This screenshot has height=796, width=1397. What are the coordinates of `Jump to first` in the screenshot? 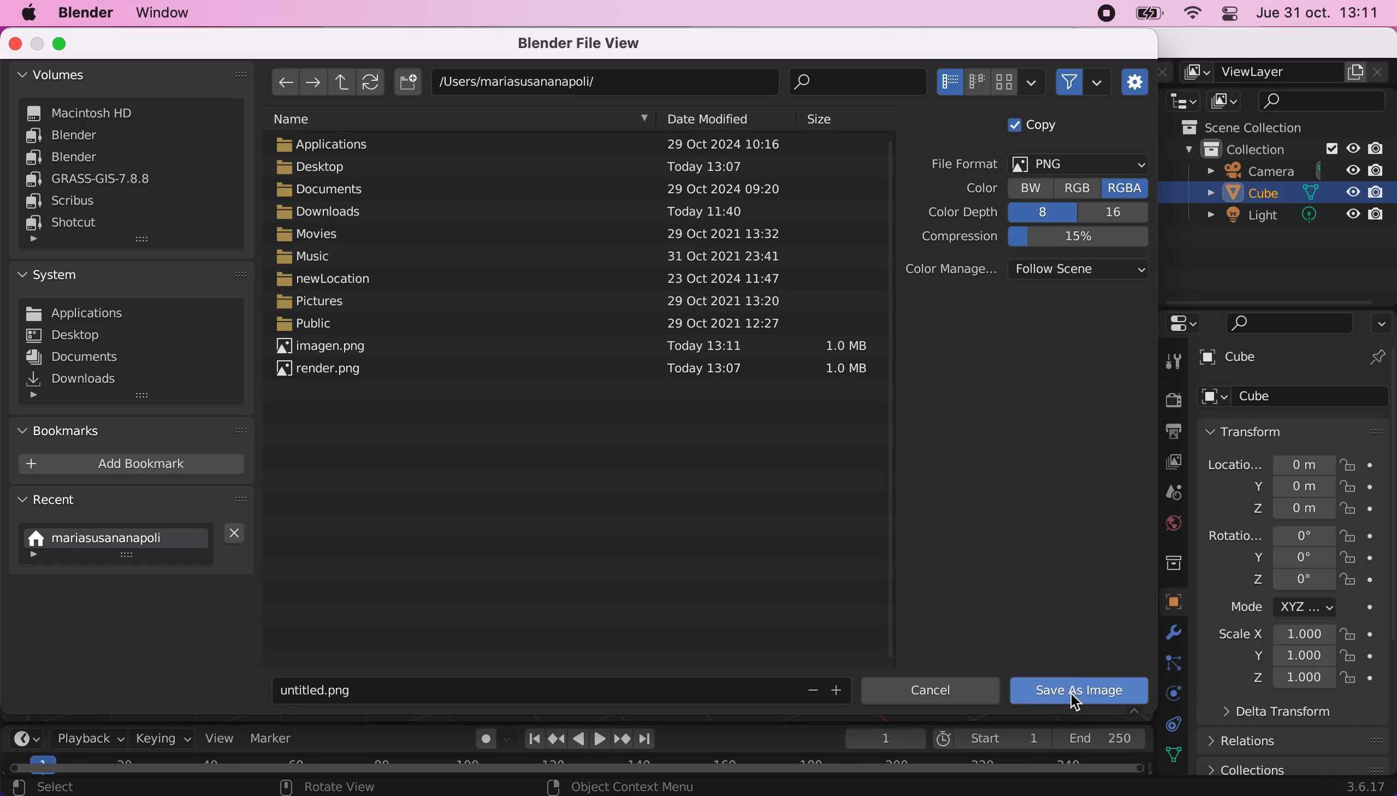 It's located at (530, 738).